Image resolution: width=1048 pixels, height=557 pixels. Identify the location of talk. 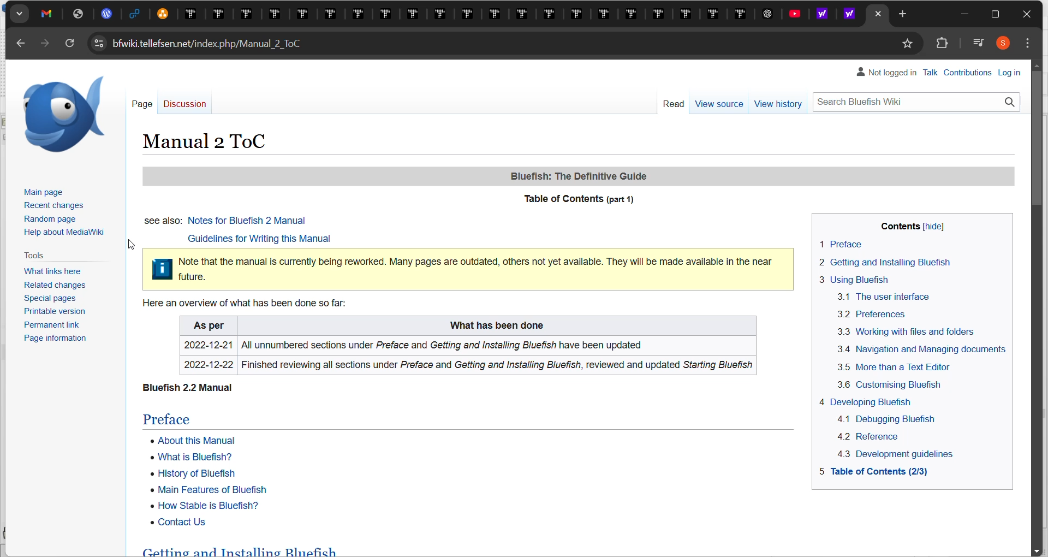
(933, 71).